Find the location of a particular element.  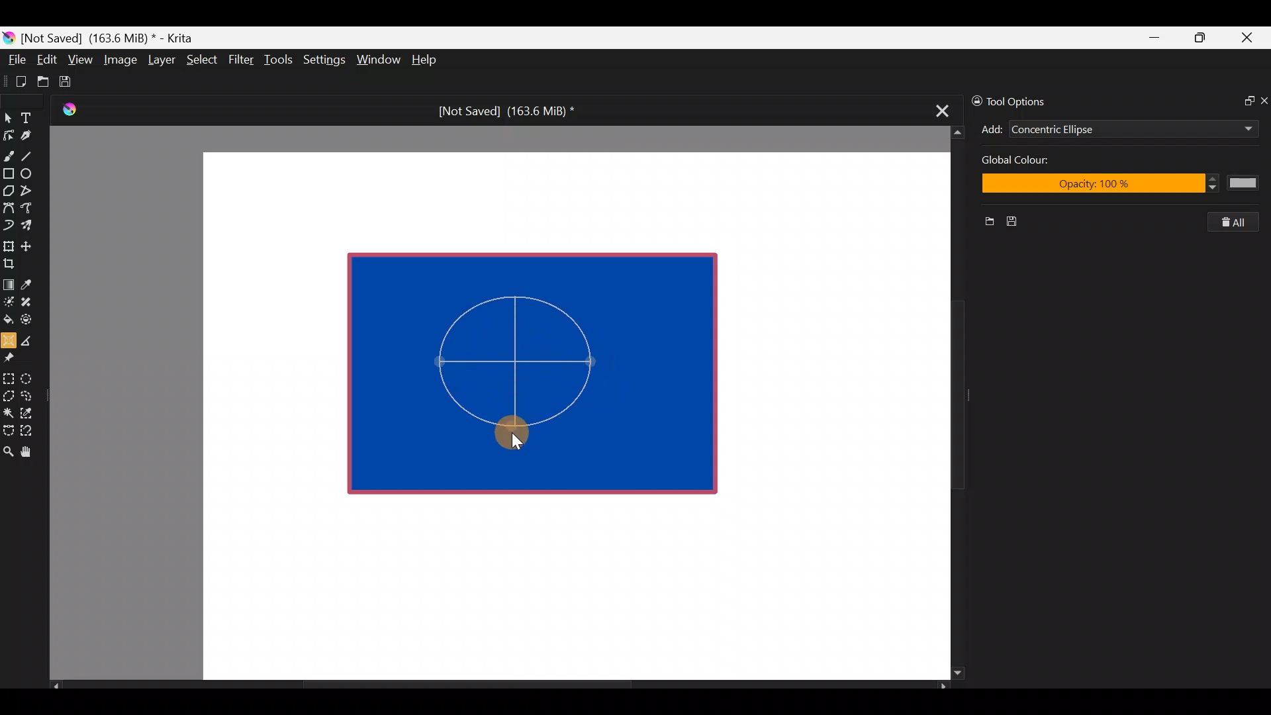

Window is located at coordinates (378, 61).